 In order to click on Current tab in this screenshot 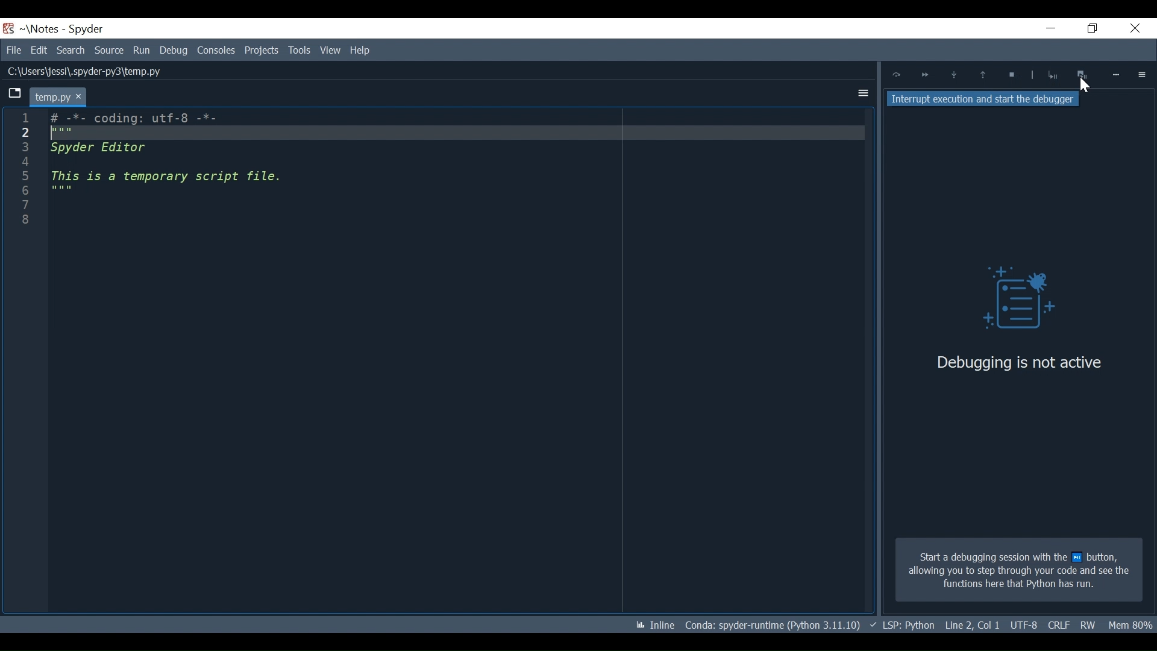, I will do `click(57, 96)`.